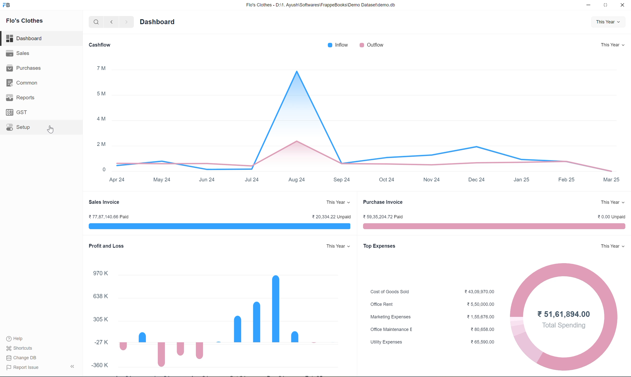  Describe the element at coordinates (99, 365) in the screenshot. I see `-360 K` at that location.